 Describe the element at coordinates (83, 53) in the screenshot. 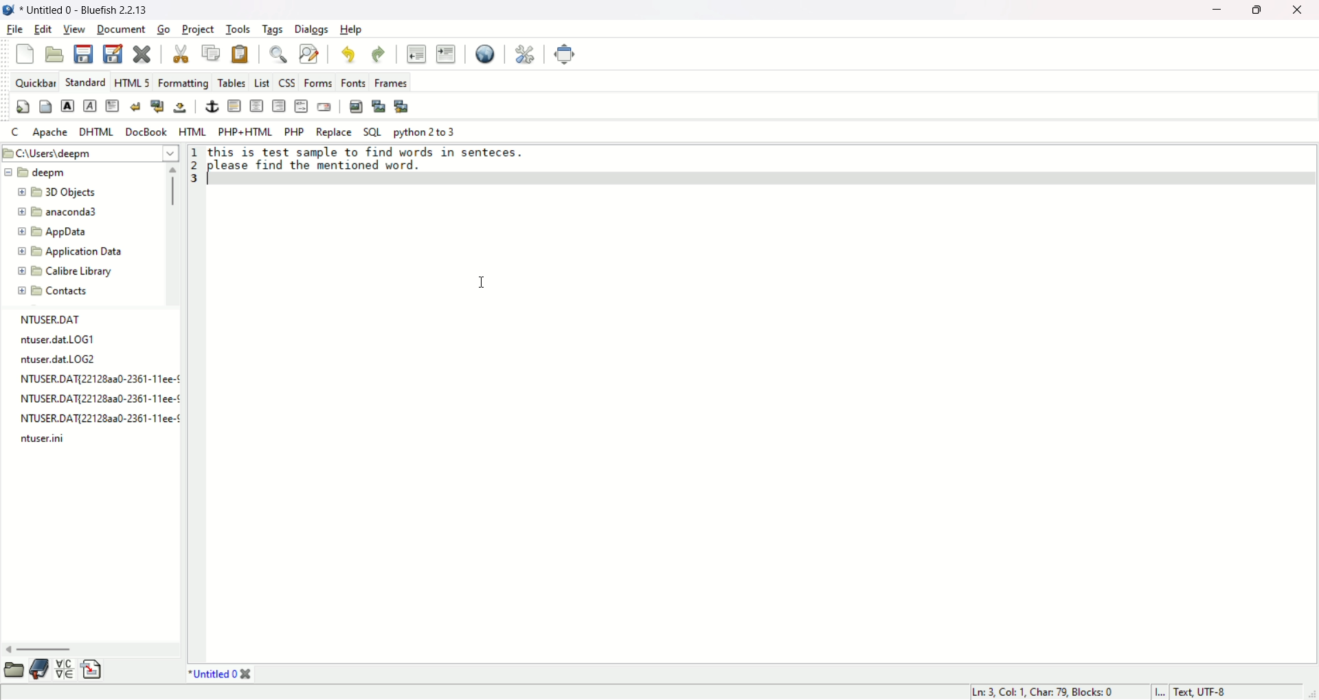

I see `save current file` at that location.